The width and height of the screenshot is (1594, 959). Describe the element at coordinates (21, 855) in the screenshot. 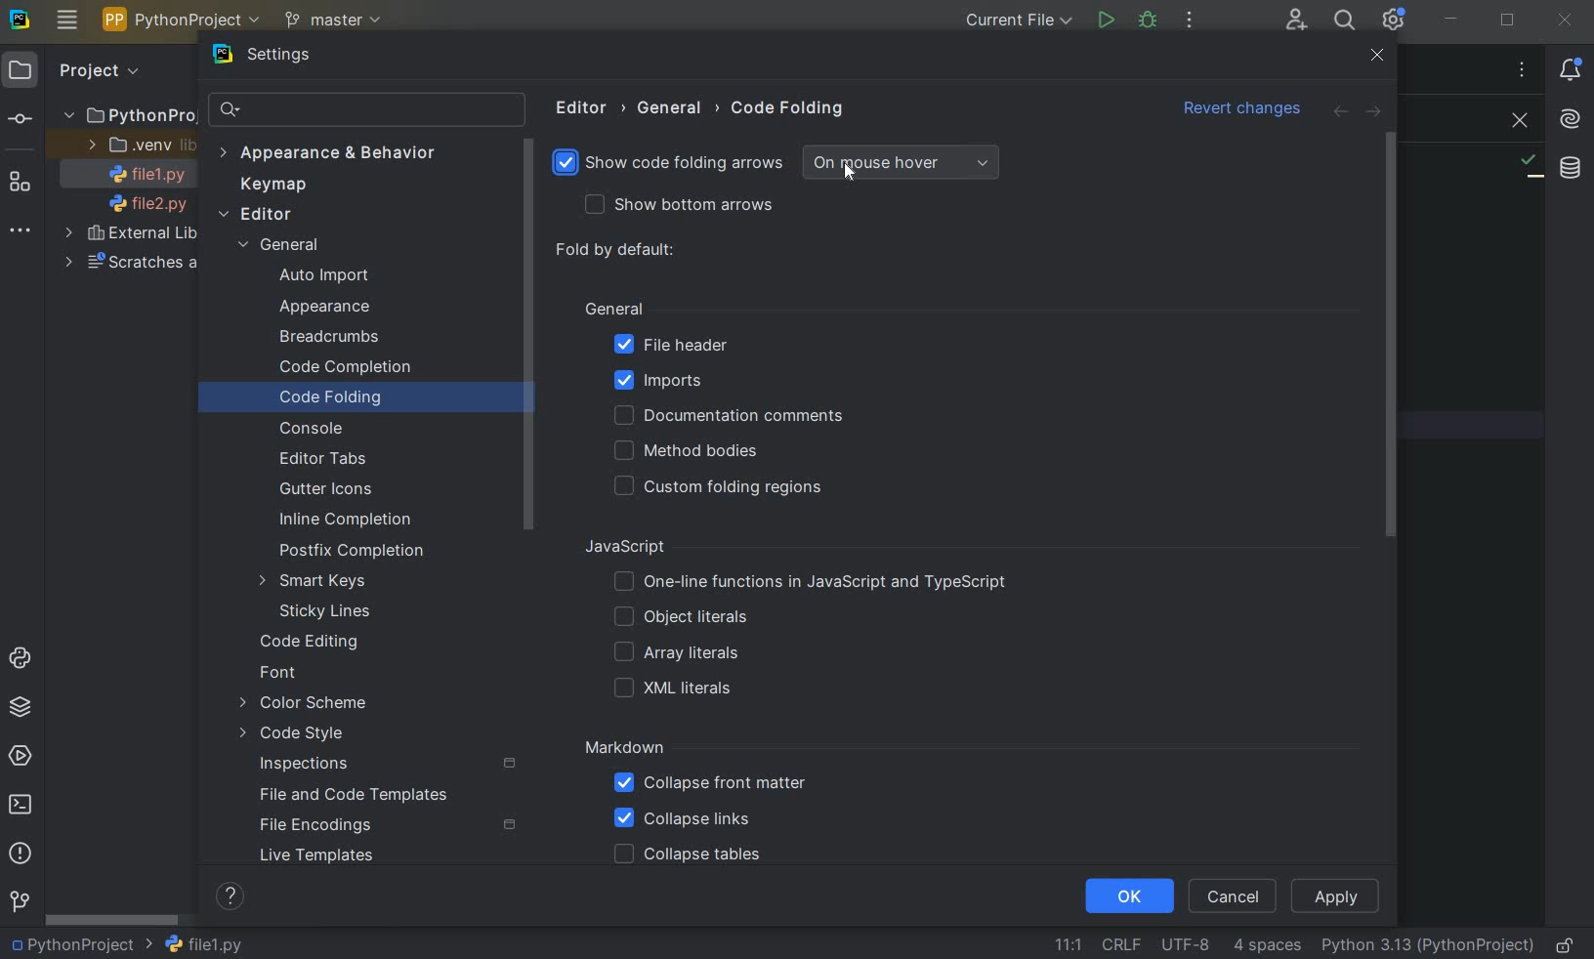

I see `PROBLEMS` at that location.